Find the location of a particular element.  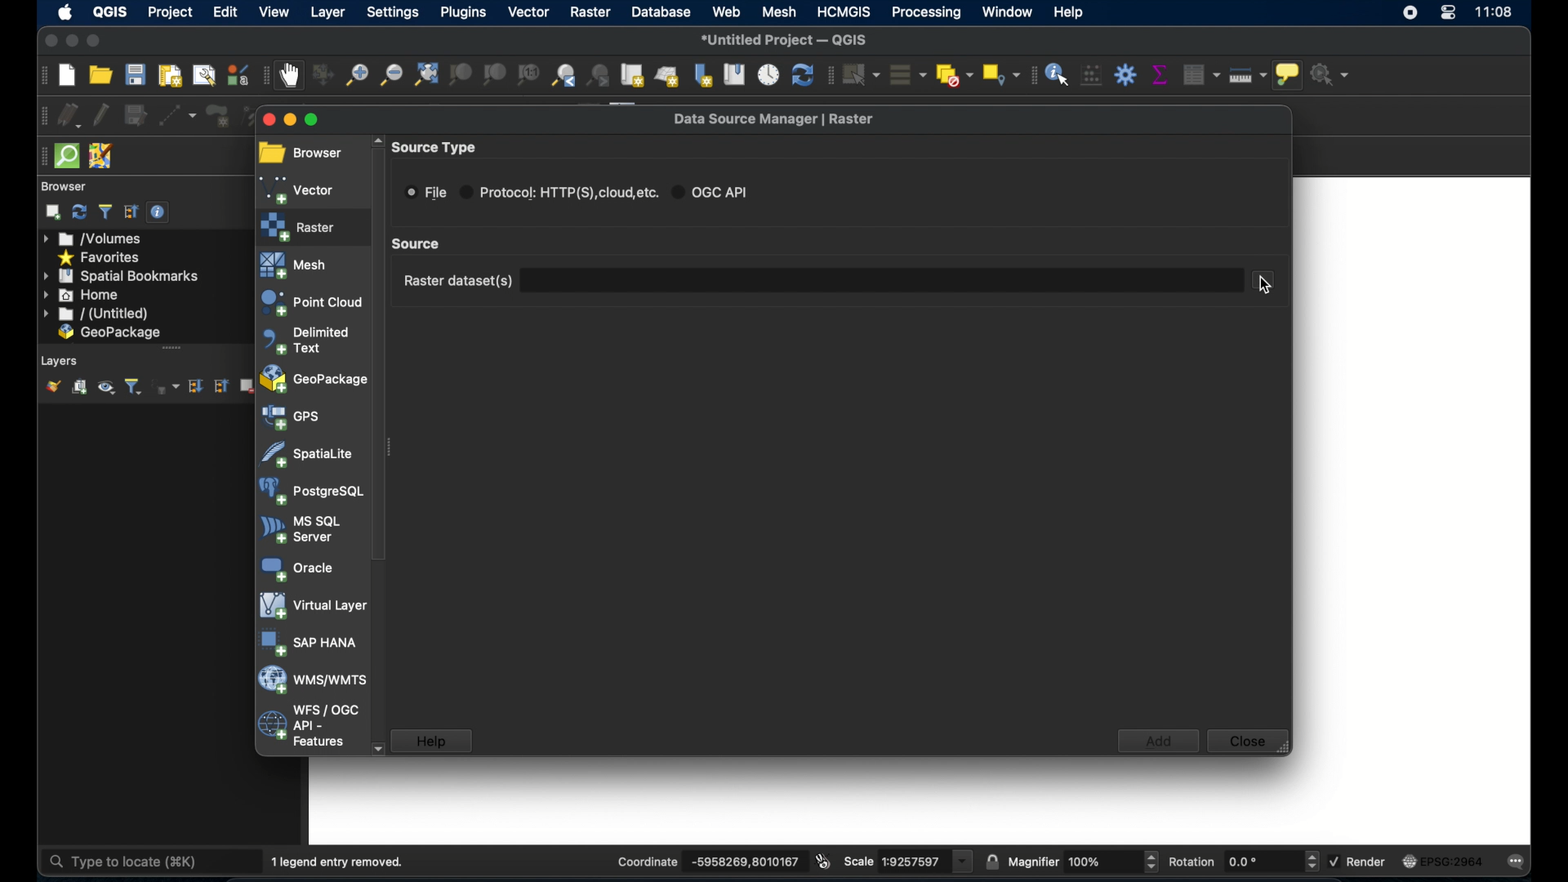

pan map to selection is located at coordinates (325, 75).